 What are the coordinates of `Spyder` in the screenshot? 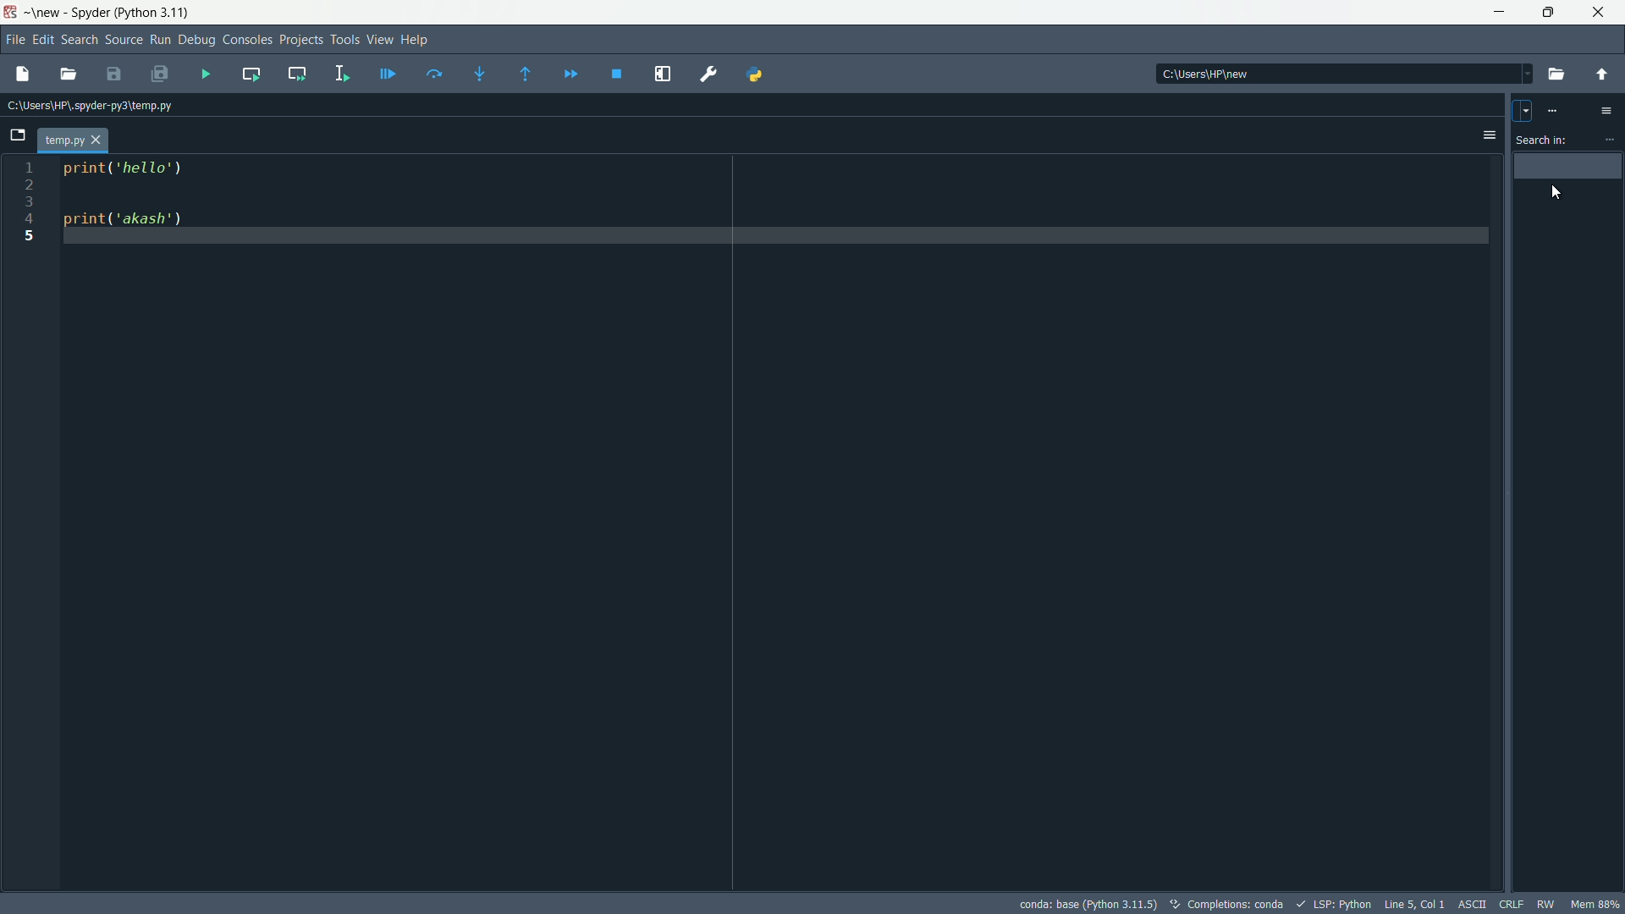 It's located at (89, 13).